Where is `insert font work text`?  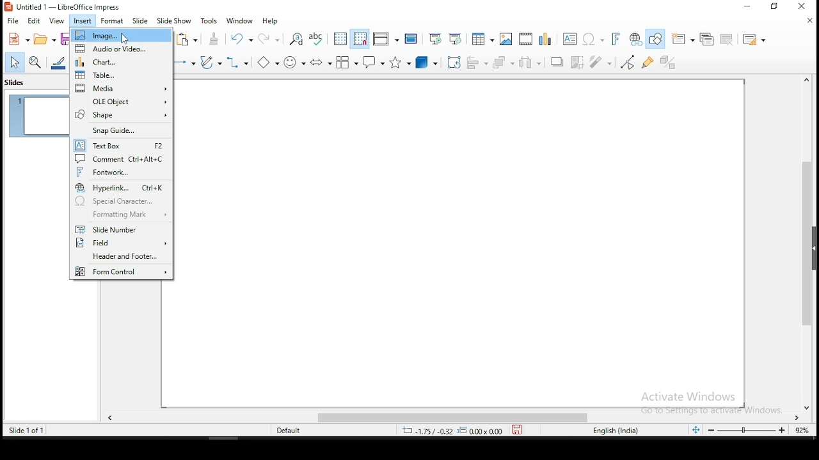 insert font work text is located at coordinates (616, 38).